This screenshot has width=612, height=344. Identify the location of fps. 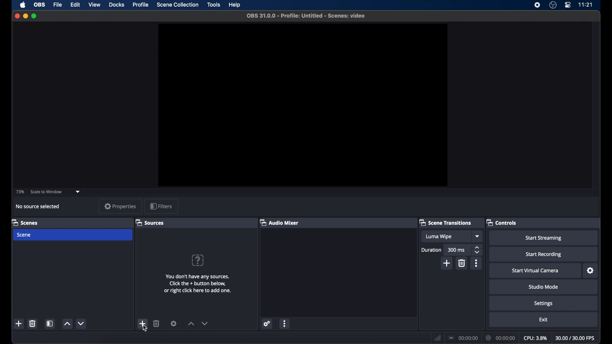
(575, 338).